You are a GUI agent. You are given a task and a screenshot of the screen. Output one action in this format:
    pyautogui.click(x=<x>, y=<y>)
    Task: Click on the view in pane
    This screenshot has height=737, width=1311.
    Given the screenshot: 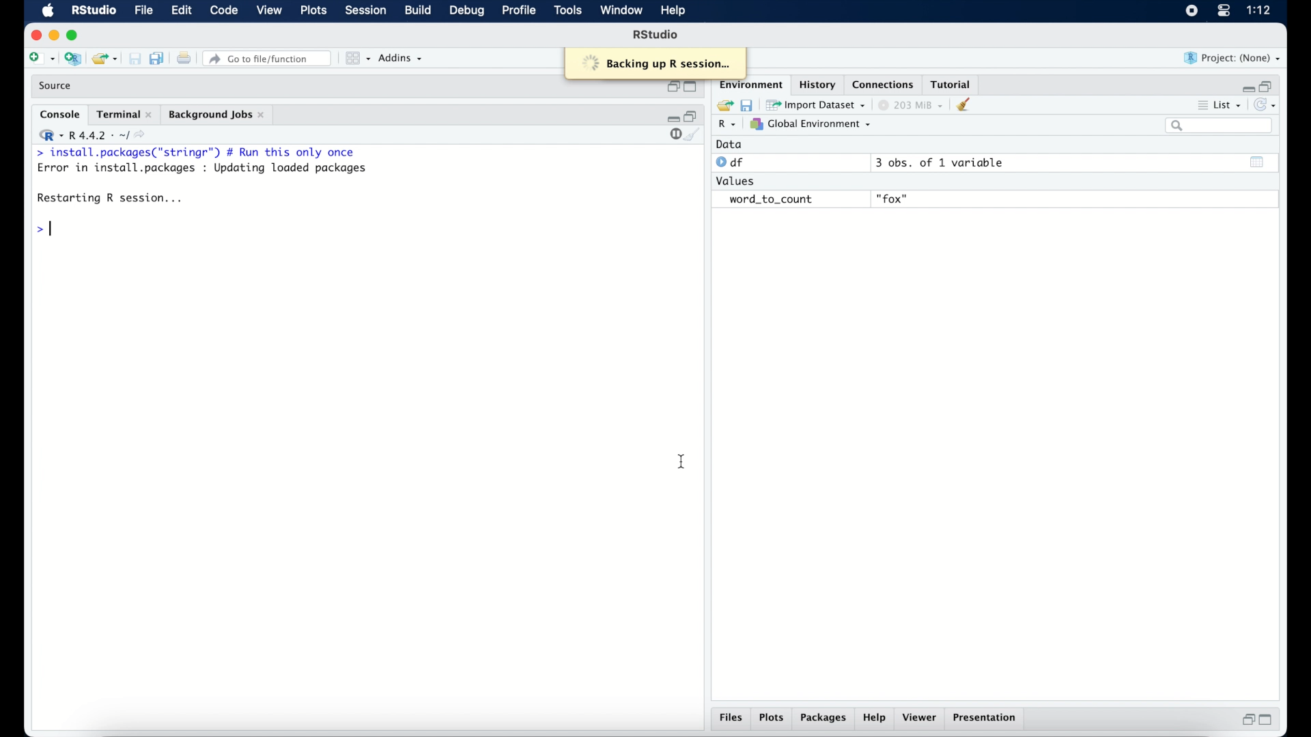 What is the action you would take?
    pyautogui.click(x=356, y=59)
    